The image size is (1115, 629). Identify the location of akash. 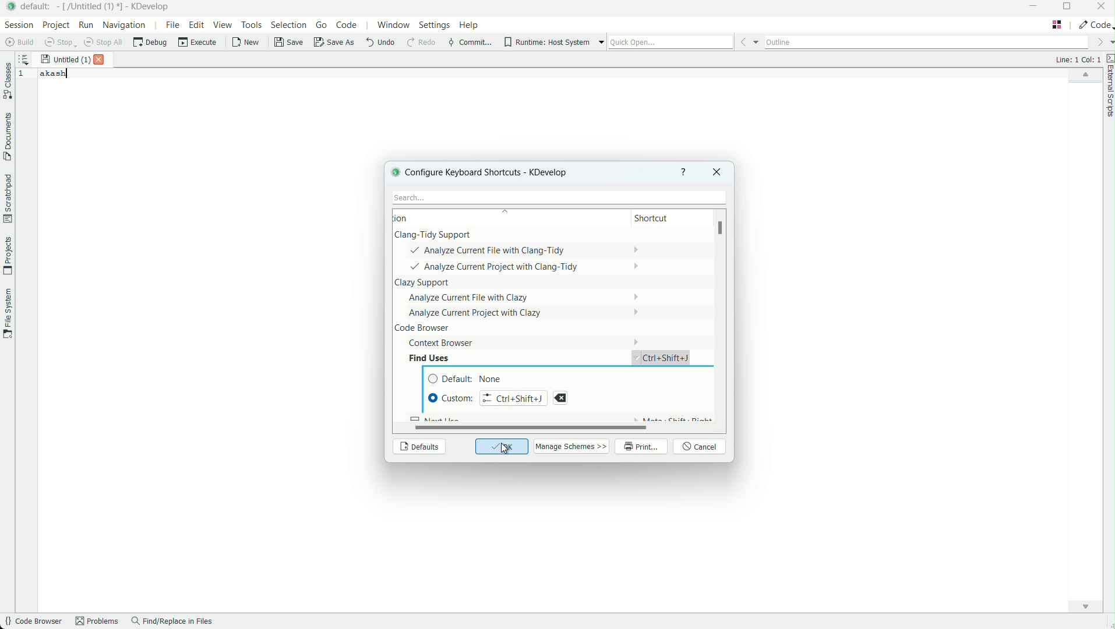
(54, 73).